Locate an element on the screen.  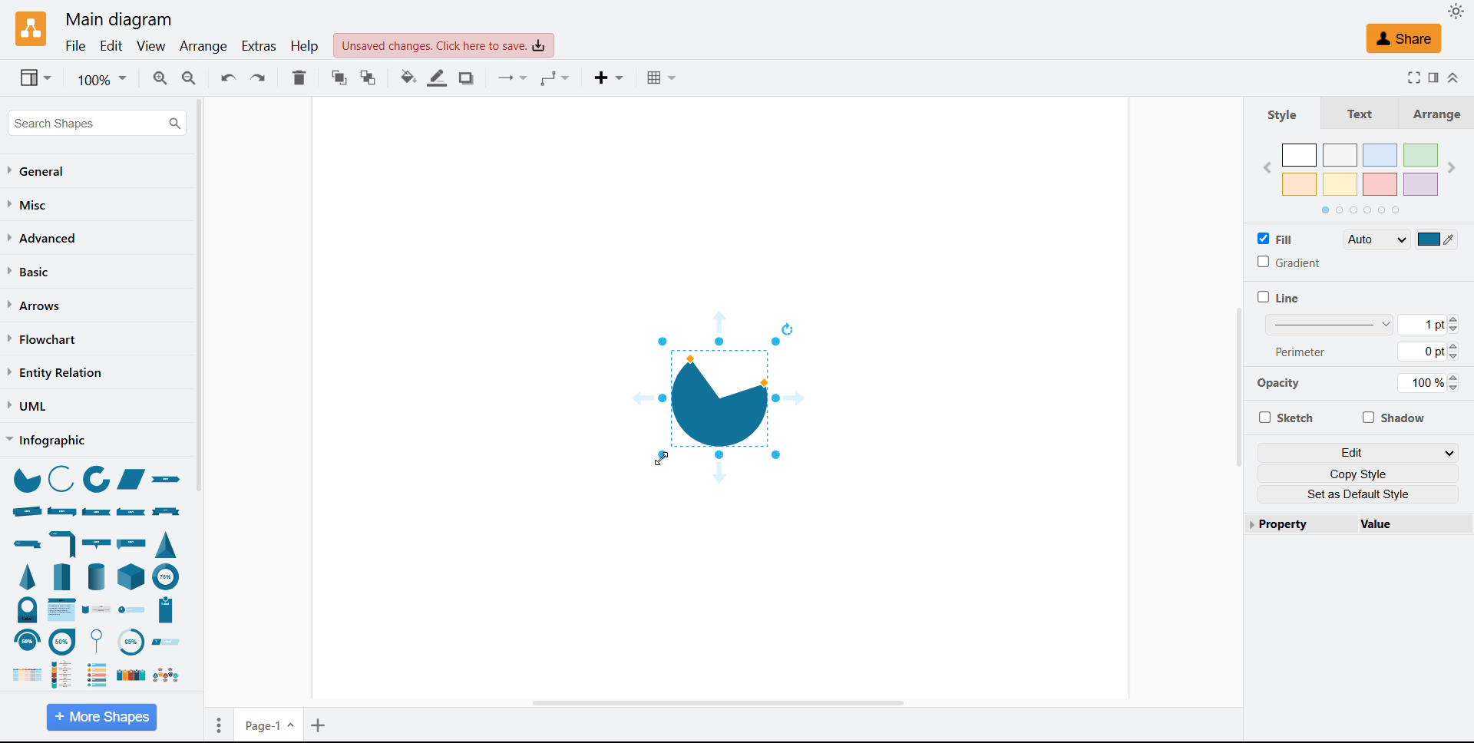
roadmap  horizontal is located at coordinates (165, 675).